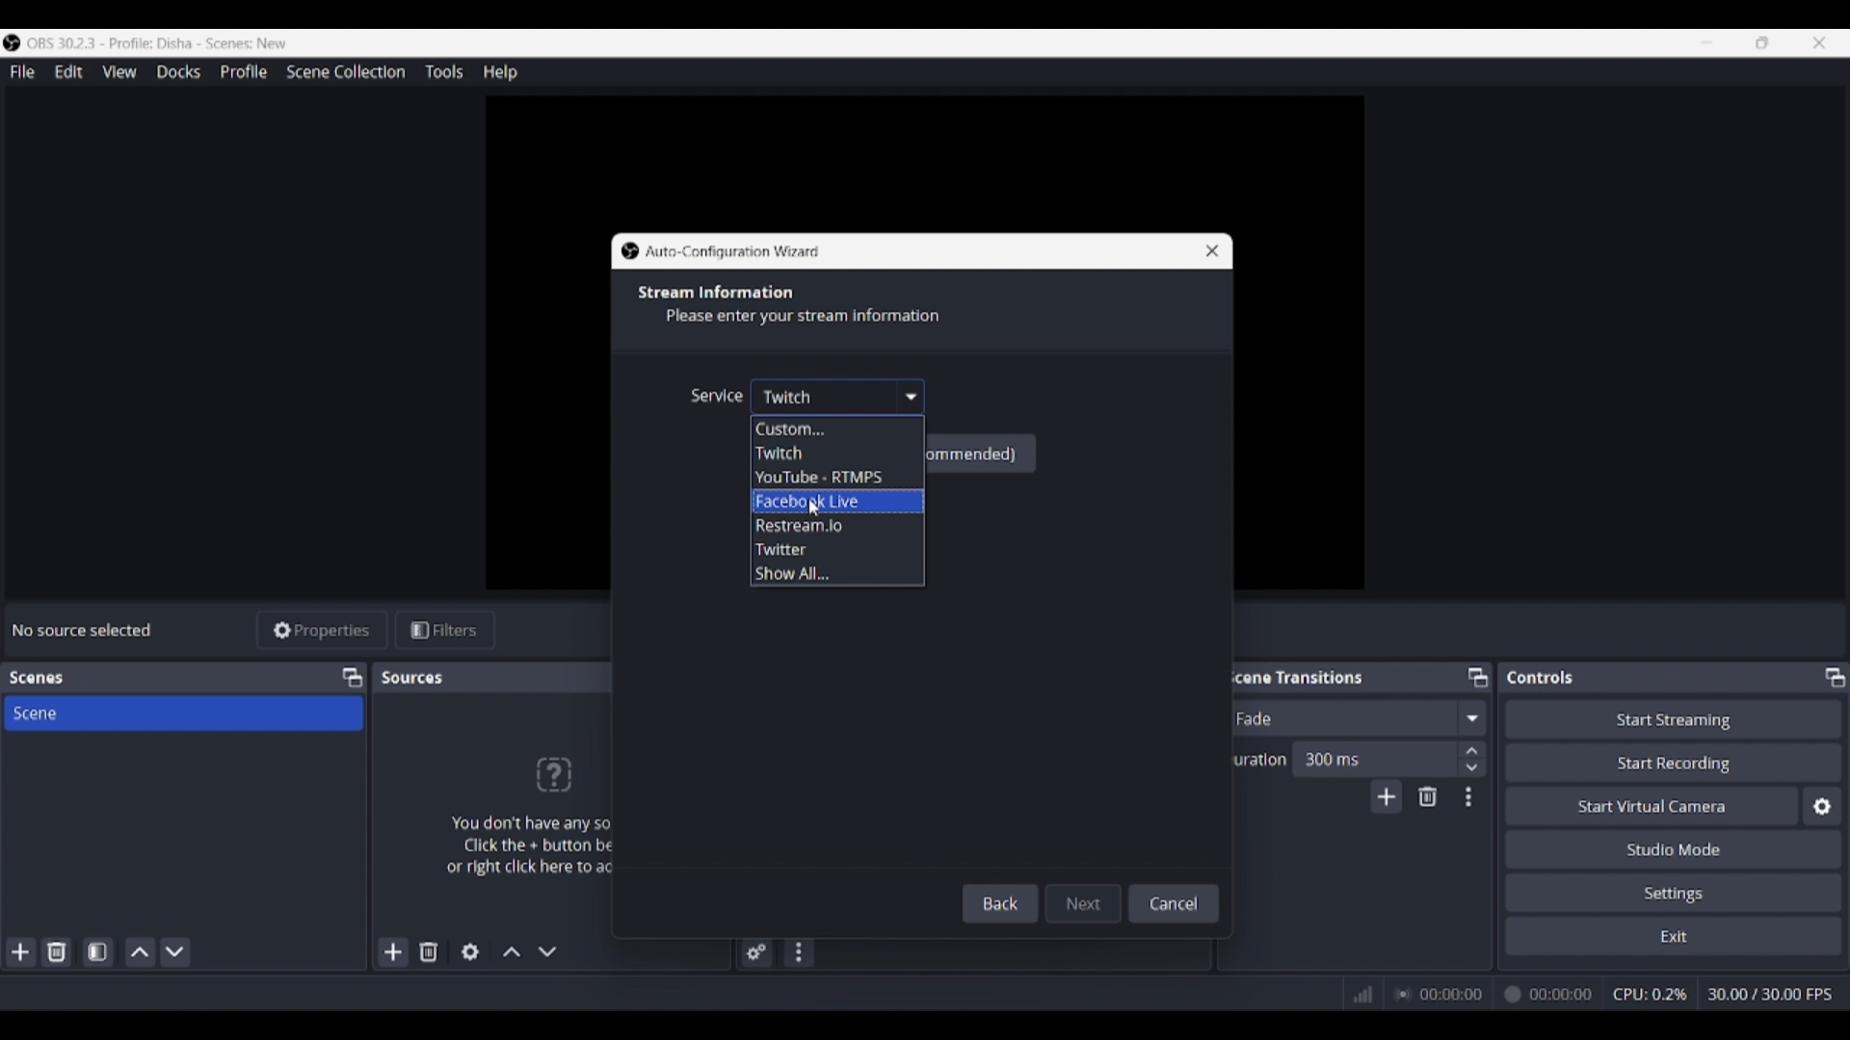  Describe the element at coordinates (323, 631) in the screenshot. I see `Properties` at that location.